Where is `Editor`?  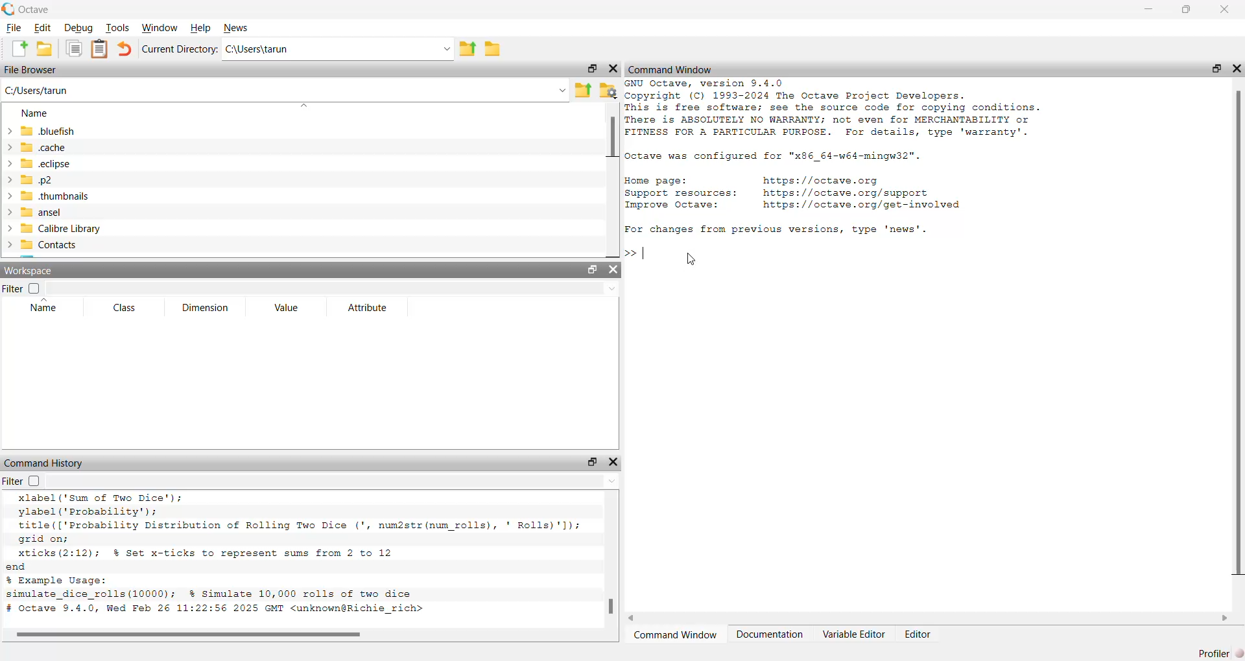
Editor is located at coordinates (918, 634).